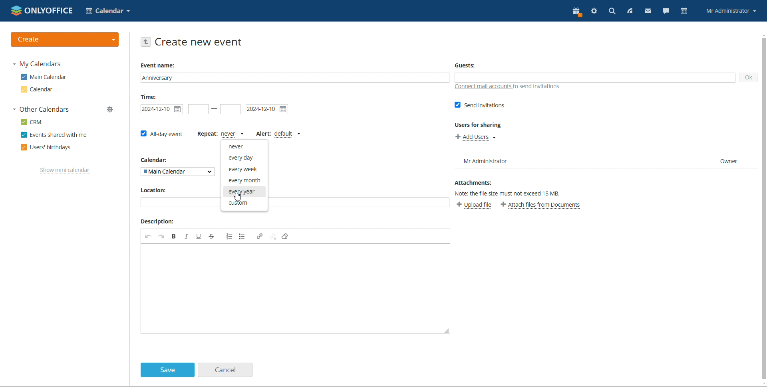 The image size is (767, 387). Describe the element at coordinates (110, 109) in the screenshot. I see `manage` at that location.